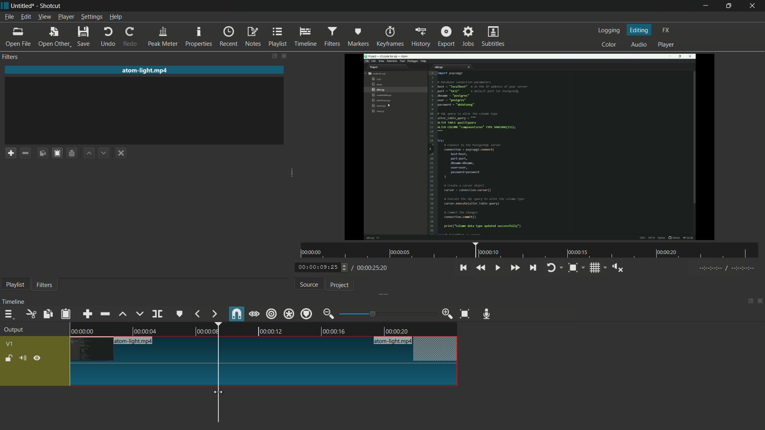 The width and height of the screenshot is (765, 430). What do you see at coordinates (265, 328) in the screenshot?
I see `video in timeline` at bounding box center [265, 328].